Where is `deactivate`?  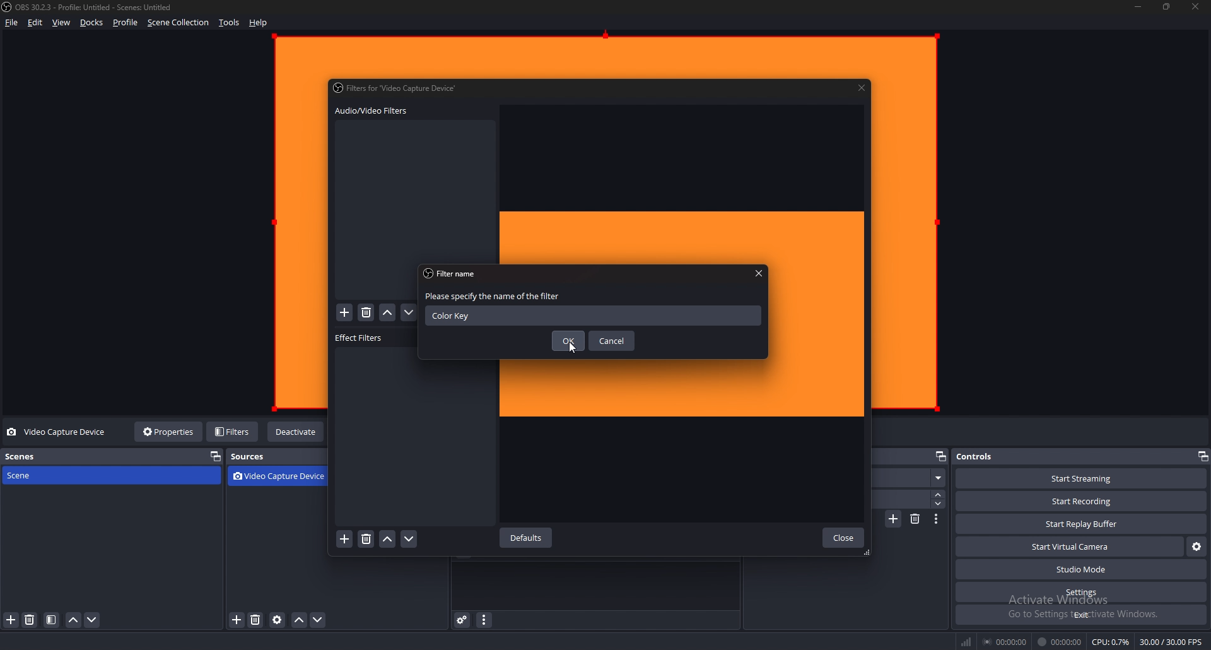
deactivate is located at coordinates (296, 432).